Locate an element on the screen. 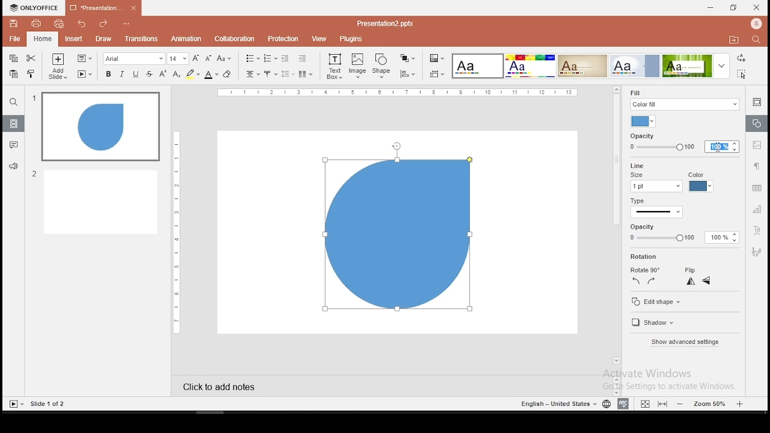  font size is located at coordinates (179, 59).